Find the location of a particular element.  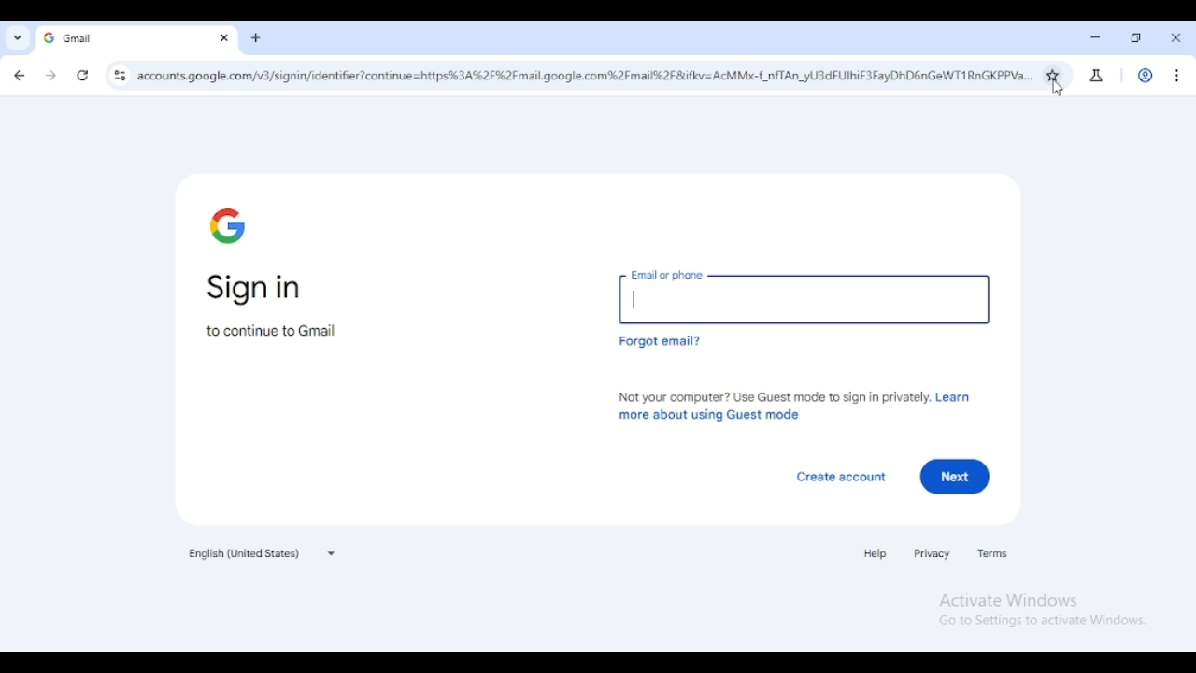

search tabs is located at coordinates (17, 38).